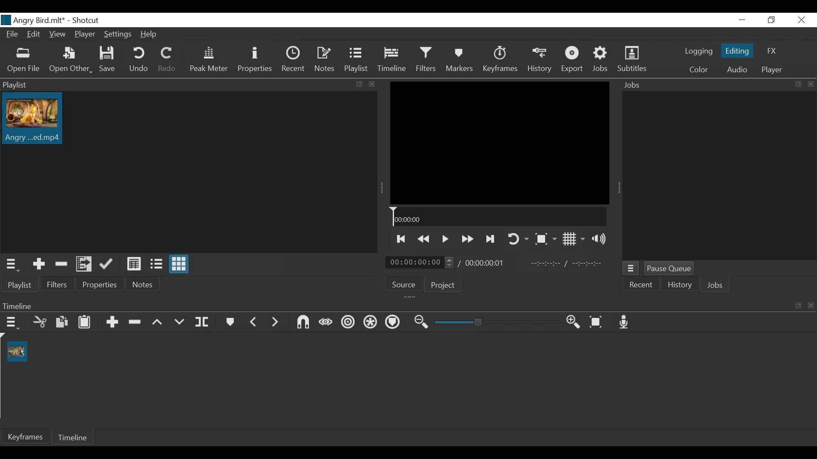 Image resolution: width=817 pixels, height=459 pixels. Describe the element at coordinates (57, 283) in the screenshot. I see `Filters` at that location.